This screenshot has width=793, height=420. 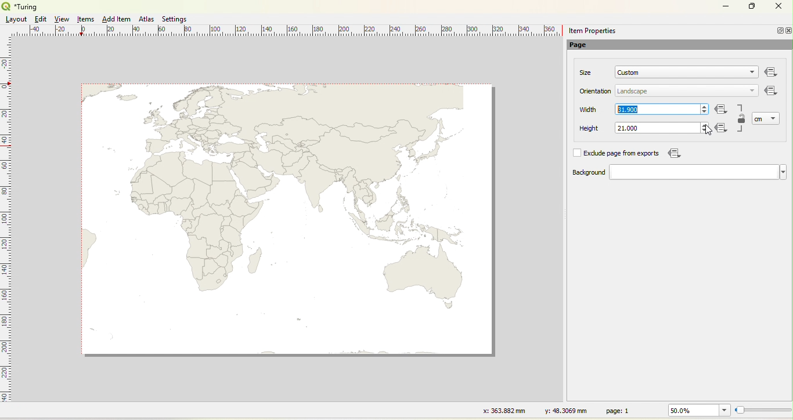 What do you see at coordinates (116, 19) in the screenshot?
I see `Add Item` at bounding box center [116, 19].